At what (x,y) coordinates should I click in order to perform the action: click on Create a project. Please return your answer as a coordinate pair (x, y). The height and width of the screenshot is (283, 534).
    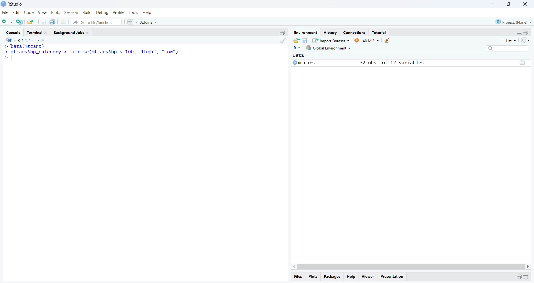
    Looking at the image, I should click on (20, 22).